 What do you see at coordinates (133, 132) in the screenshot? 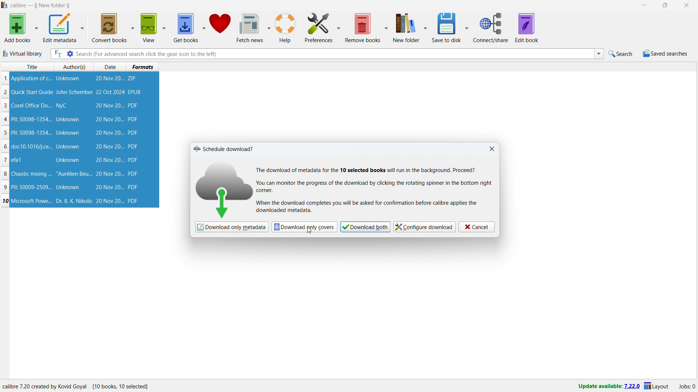
I see `PDF` at bounding box center [133, 132].